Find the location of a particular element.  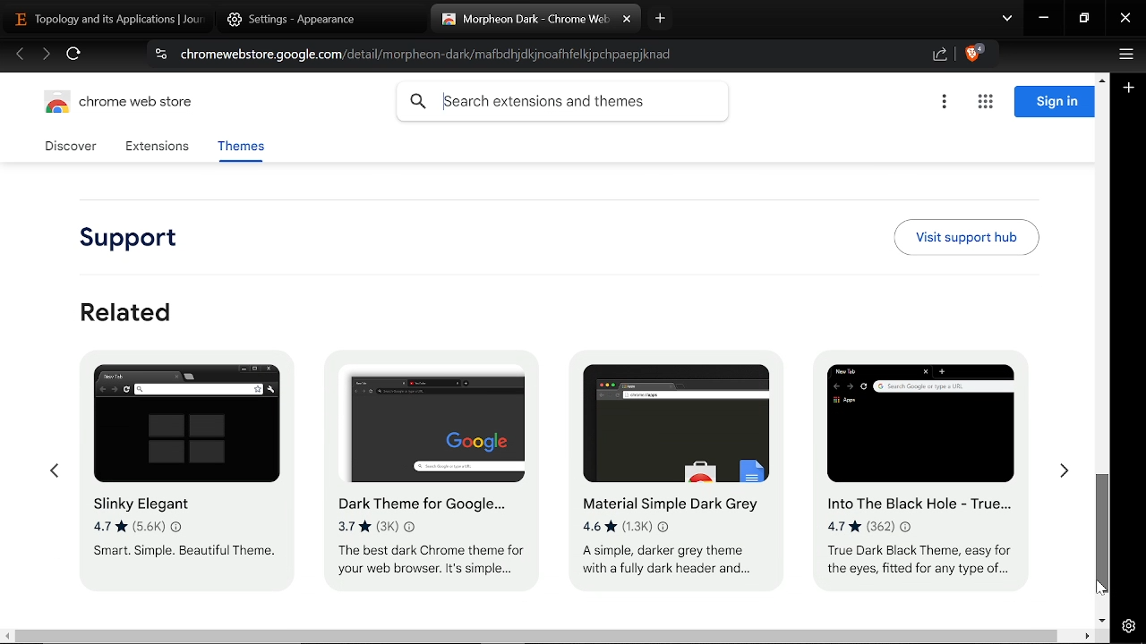

Close current tab is located at coordinates (627, 20).